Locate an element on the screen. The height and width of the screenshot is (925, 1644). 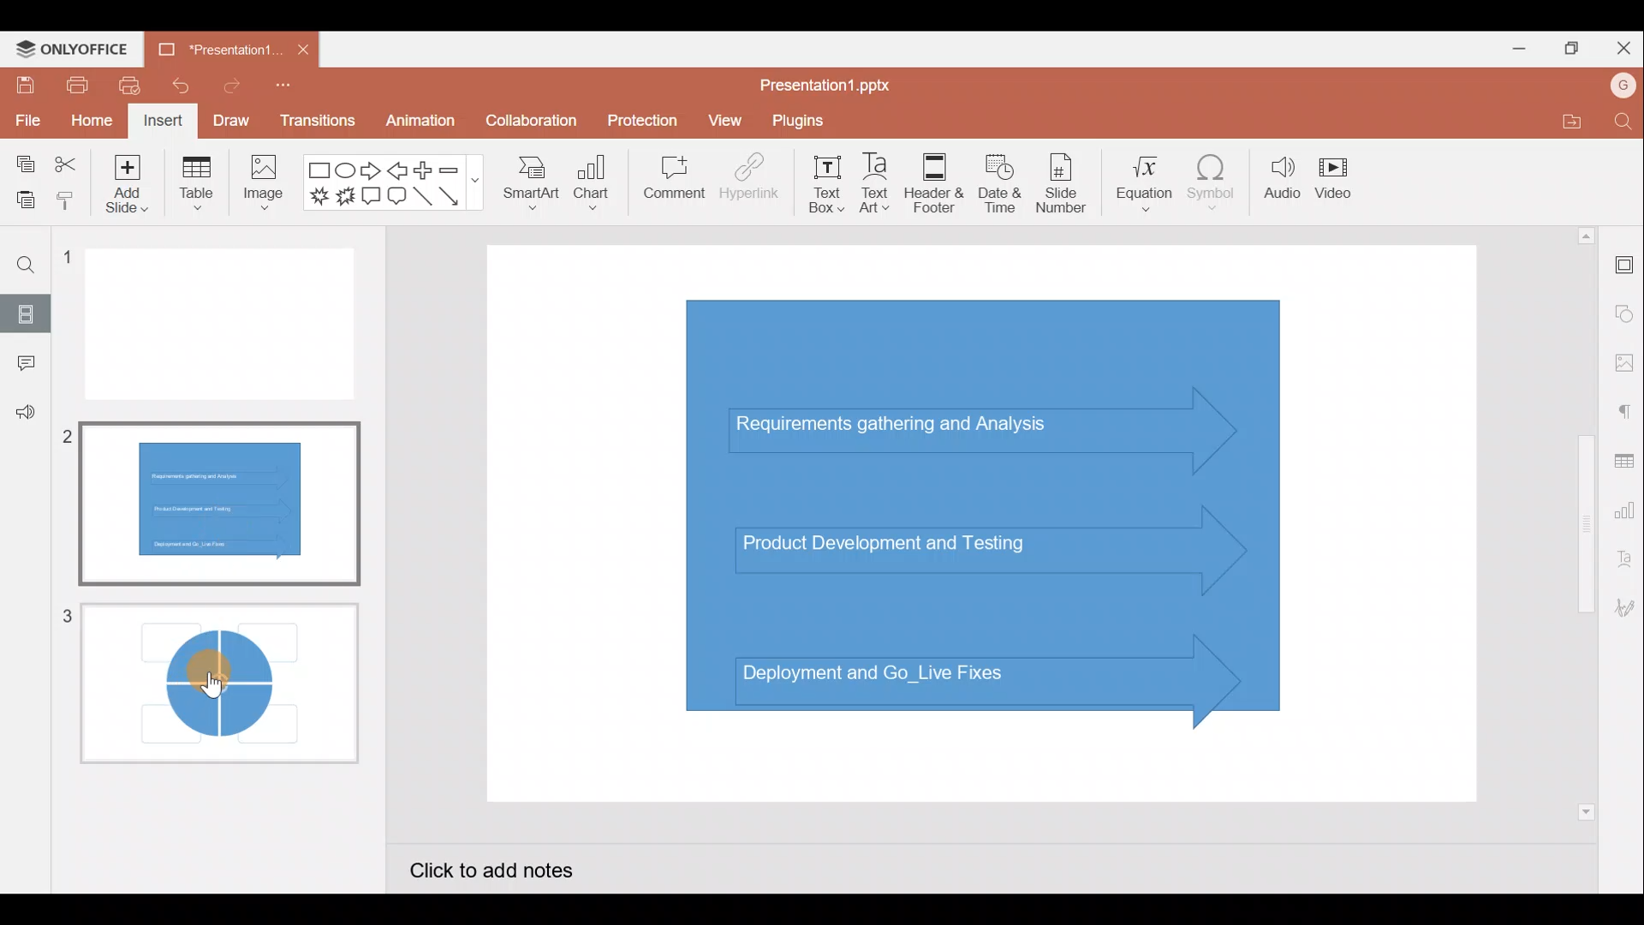
Rounded Rectangular callout is located at coordinates (396, 199).